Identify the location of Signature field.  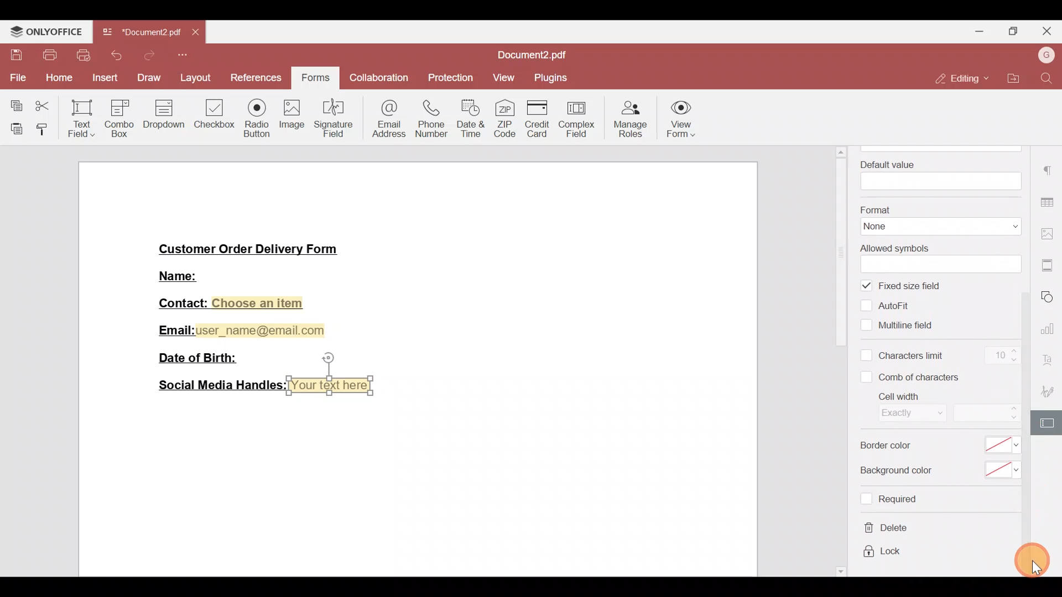
(331, 117).